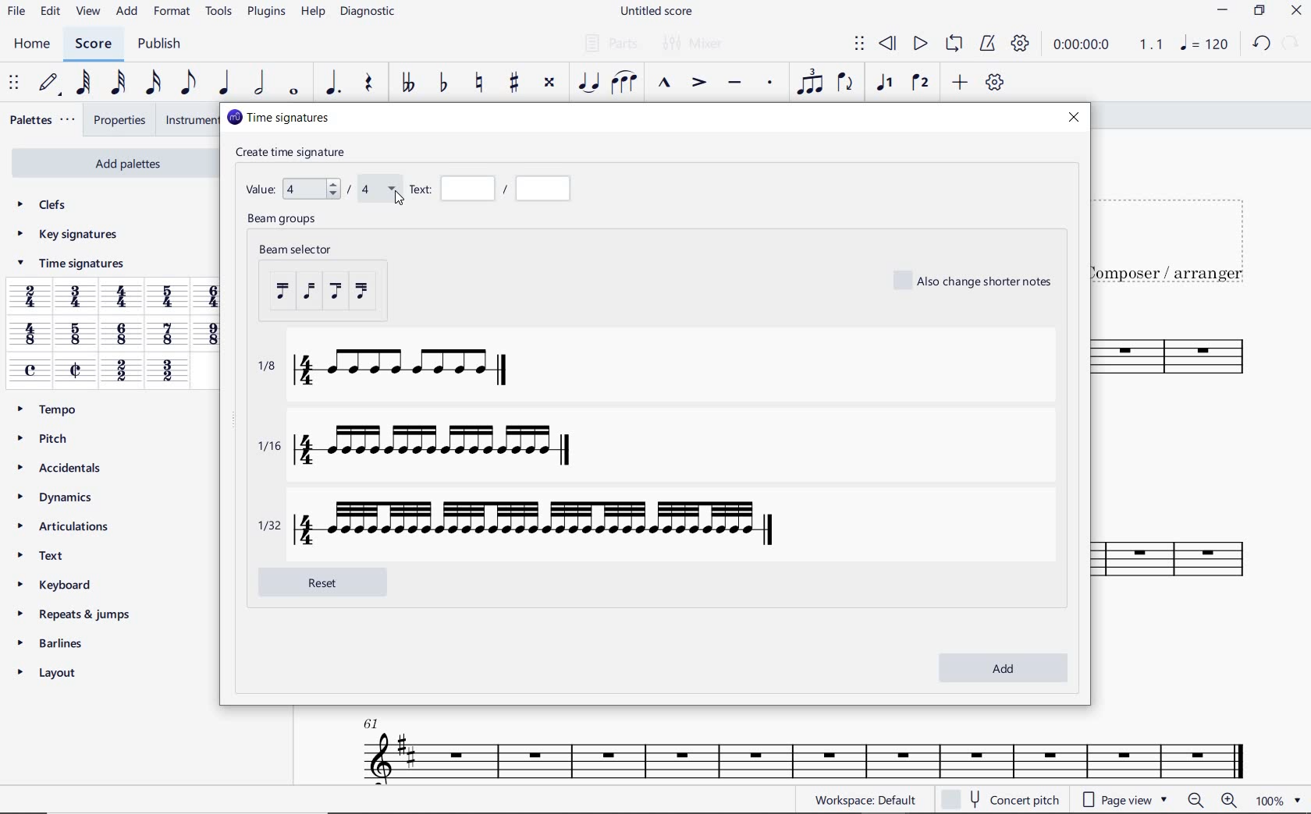  I want to click on ACCENT, so click(698, 83).